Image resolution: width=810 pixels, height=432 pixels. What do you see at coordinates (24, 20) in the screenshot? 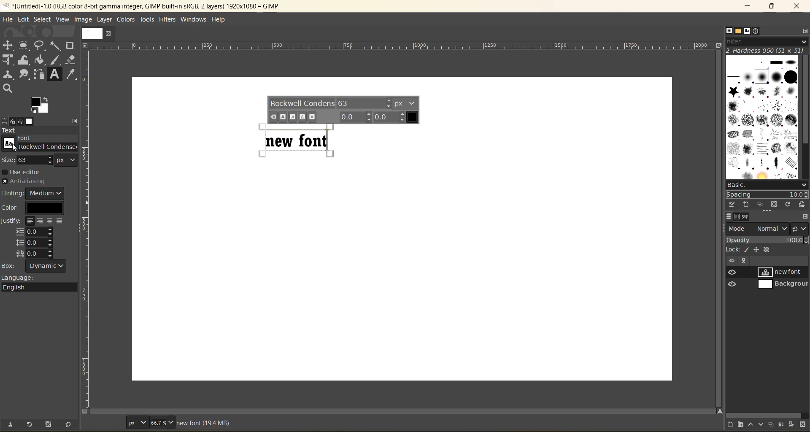
I see `edit` at bounding box center [24, 20].